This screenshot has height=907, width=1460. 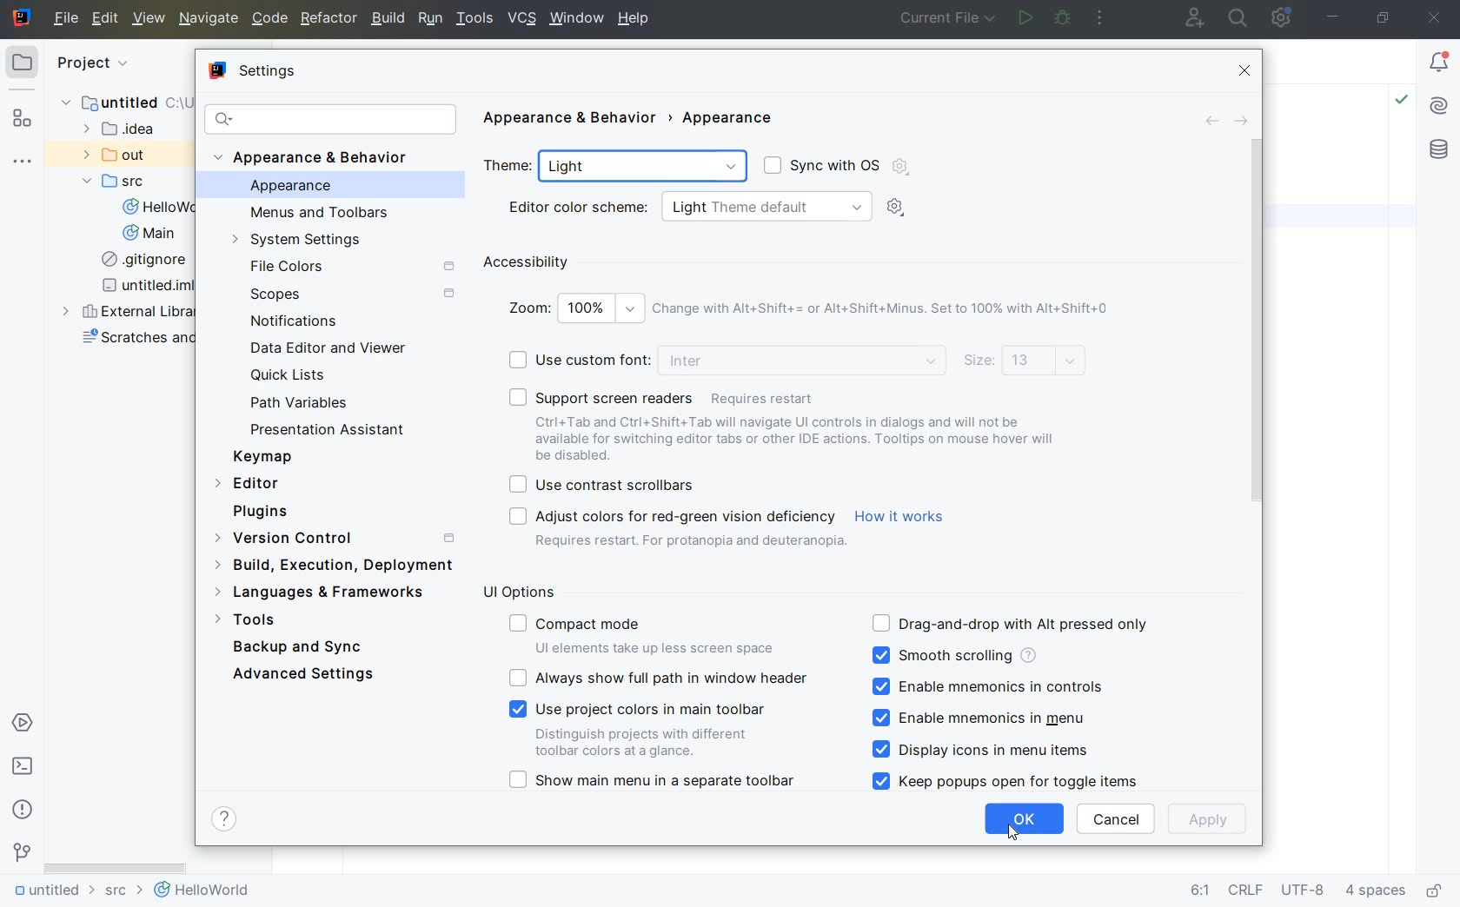 What do you see at coordinates (1241, 121) in the screenshot?
I see `FORWARD` at bounding box center [1241, 121].